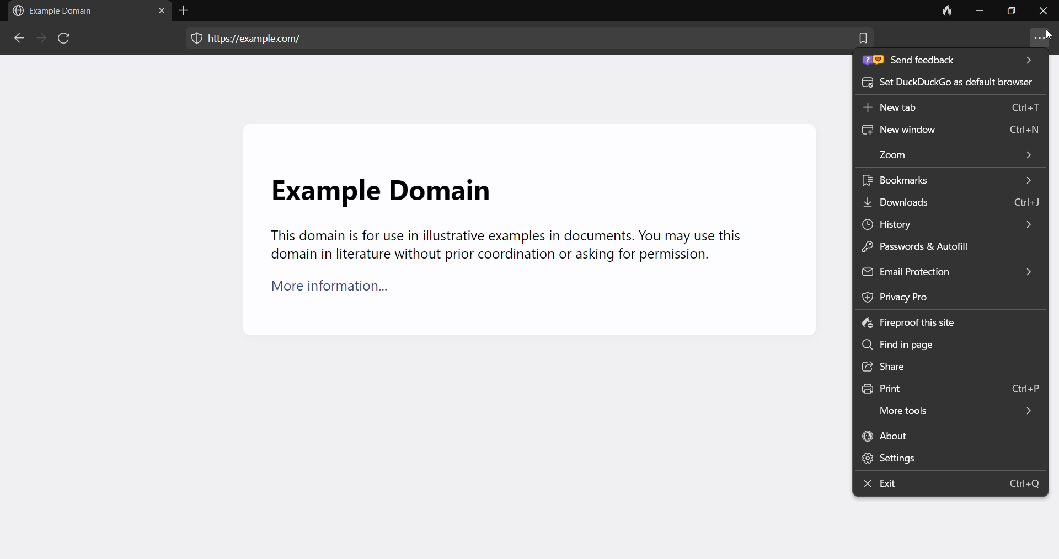 The height and width of the screenshot is (559, 1059). What do you see at coordinates (951, 110) in the screenshot?
I see `new tab` at bounding box center [951, 110].